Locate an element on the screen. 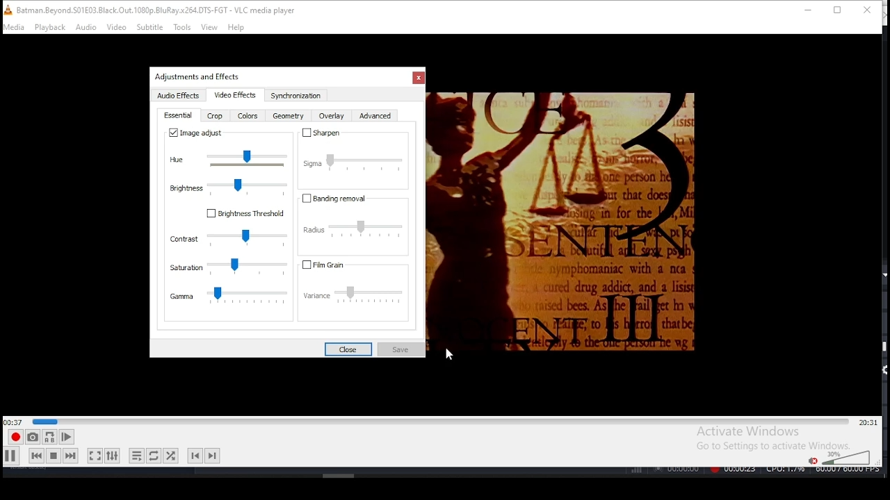 The image size is (890, 500). hue slider is located at coordinates (230, 158).